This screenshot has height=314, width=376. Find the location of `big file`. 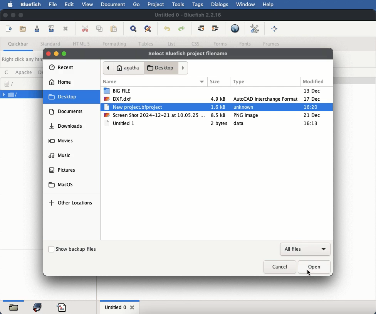

big file is located at coordinates (118, 91).